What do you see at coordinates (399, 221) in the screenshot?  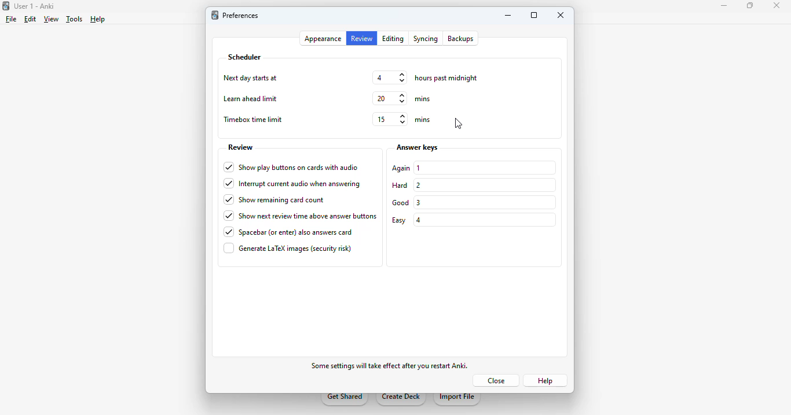 I see `easy` at bounding box center [399, 221].